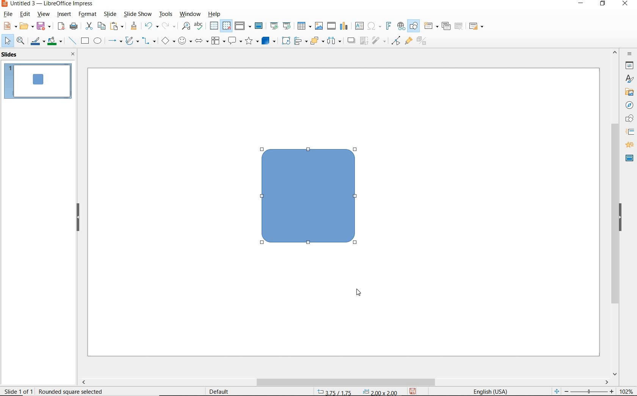 This screenshot has width=637, height=396. Describe the element at coordinates (78, 217) in the screenshot. I see `hide` at that location.